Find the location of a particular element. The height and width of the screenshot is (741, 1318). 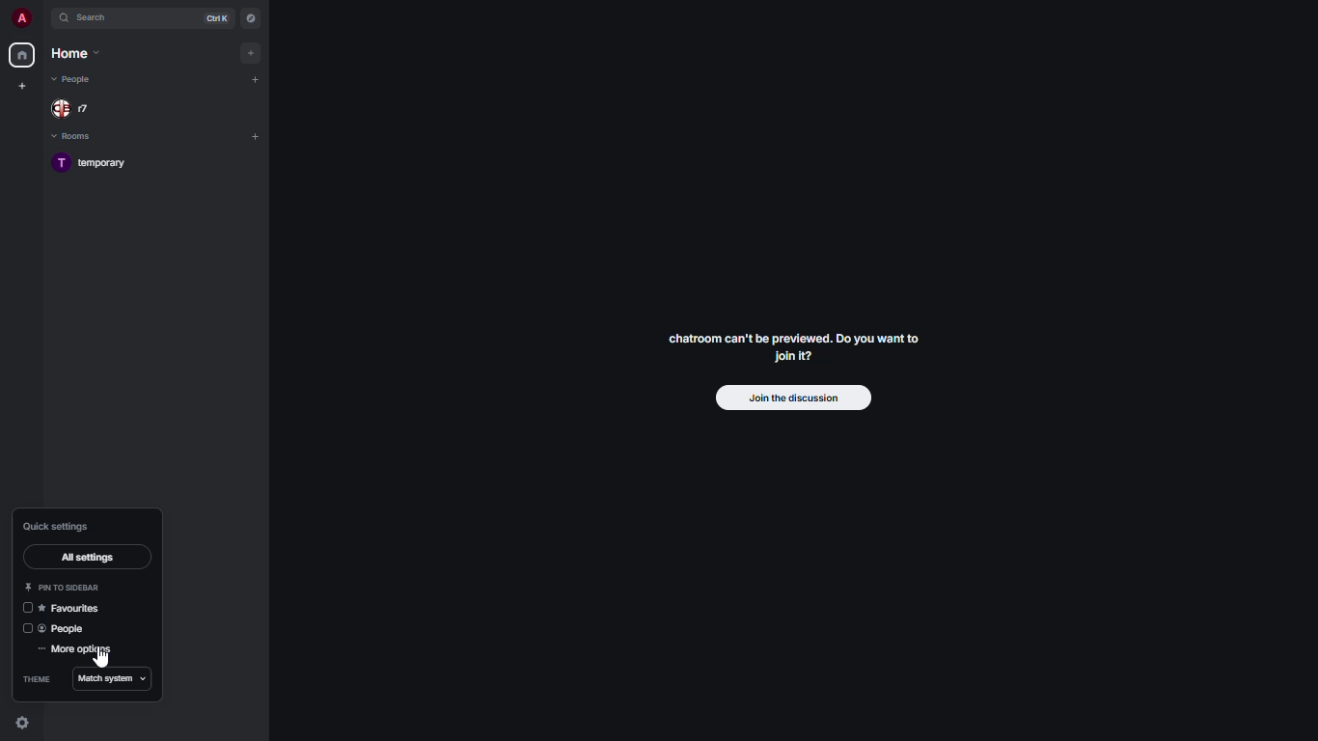

disabled is located at coordinates (29, 607).